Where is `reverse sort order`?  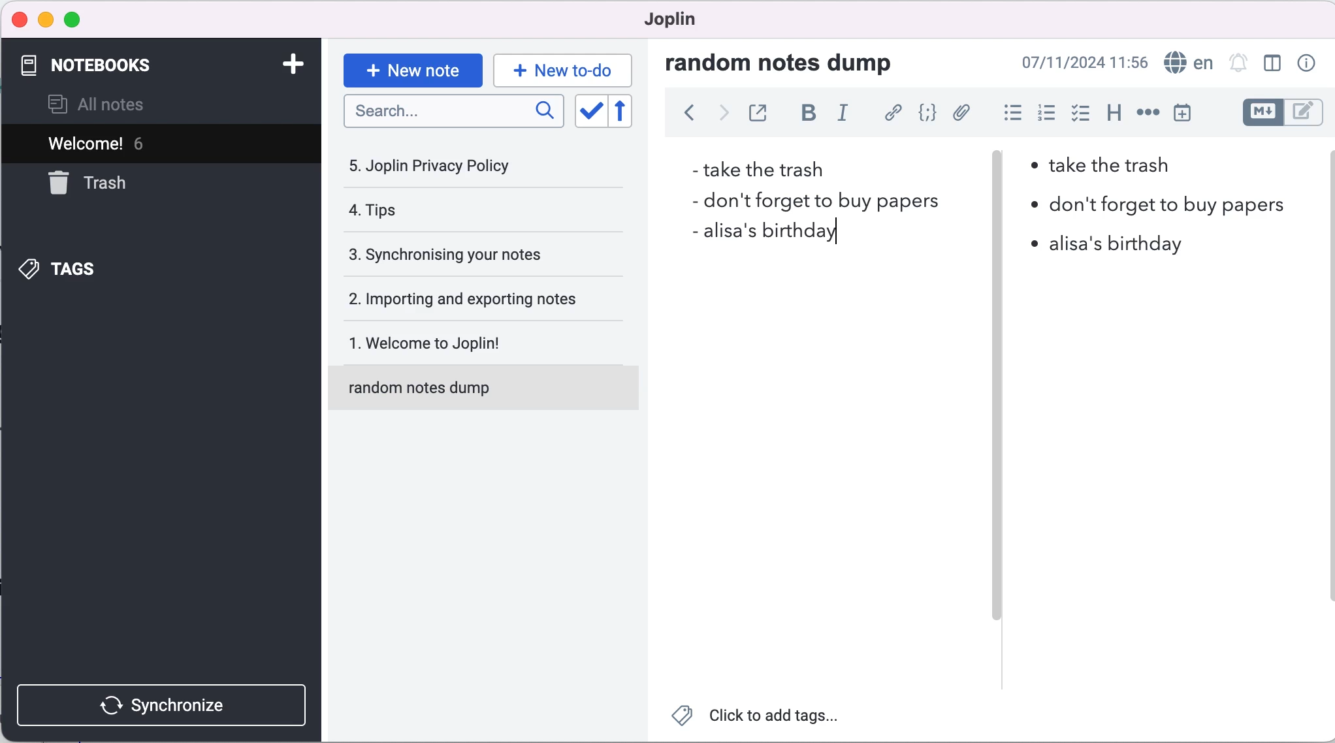
reverse sort order is located at coordinates (632, 112).